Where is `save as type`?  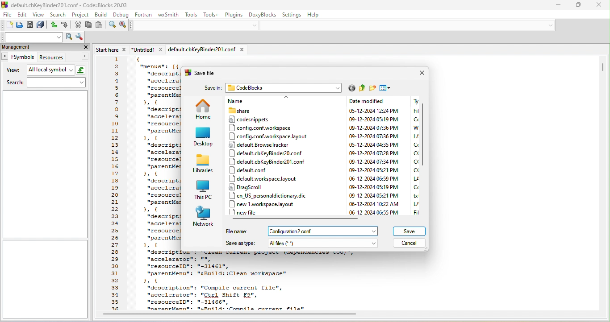 save as type is located at coordinates (325, 244).